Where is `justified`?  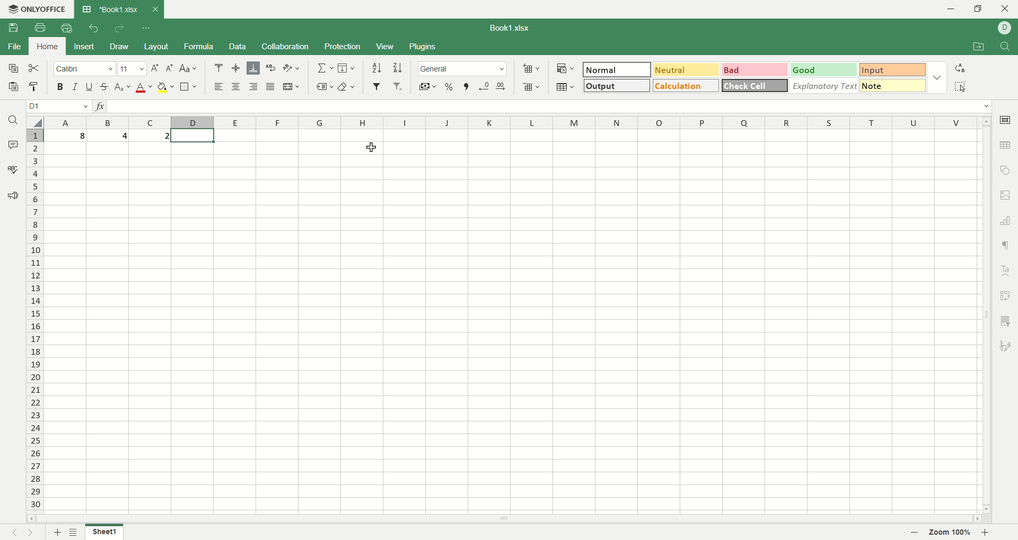
justified is located at coordinates (271, 87).